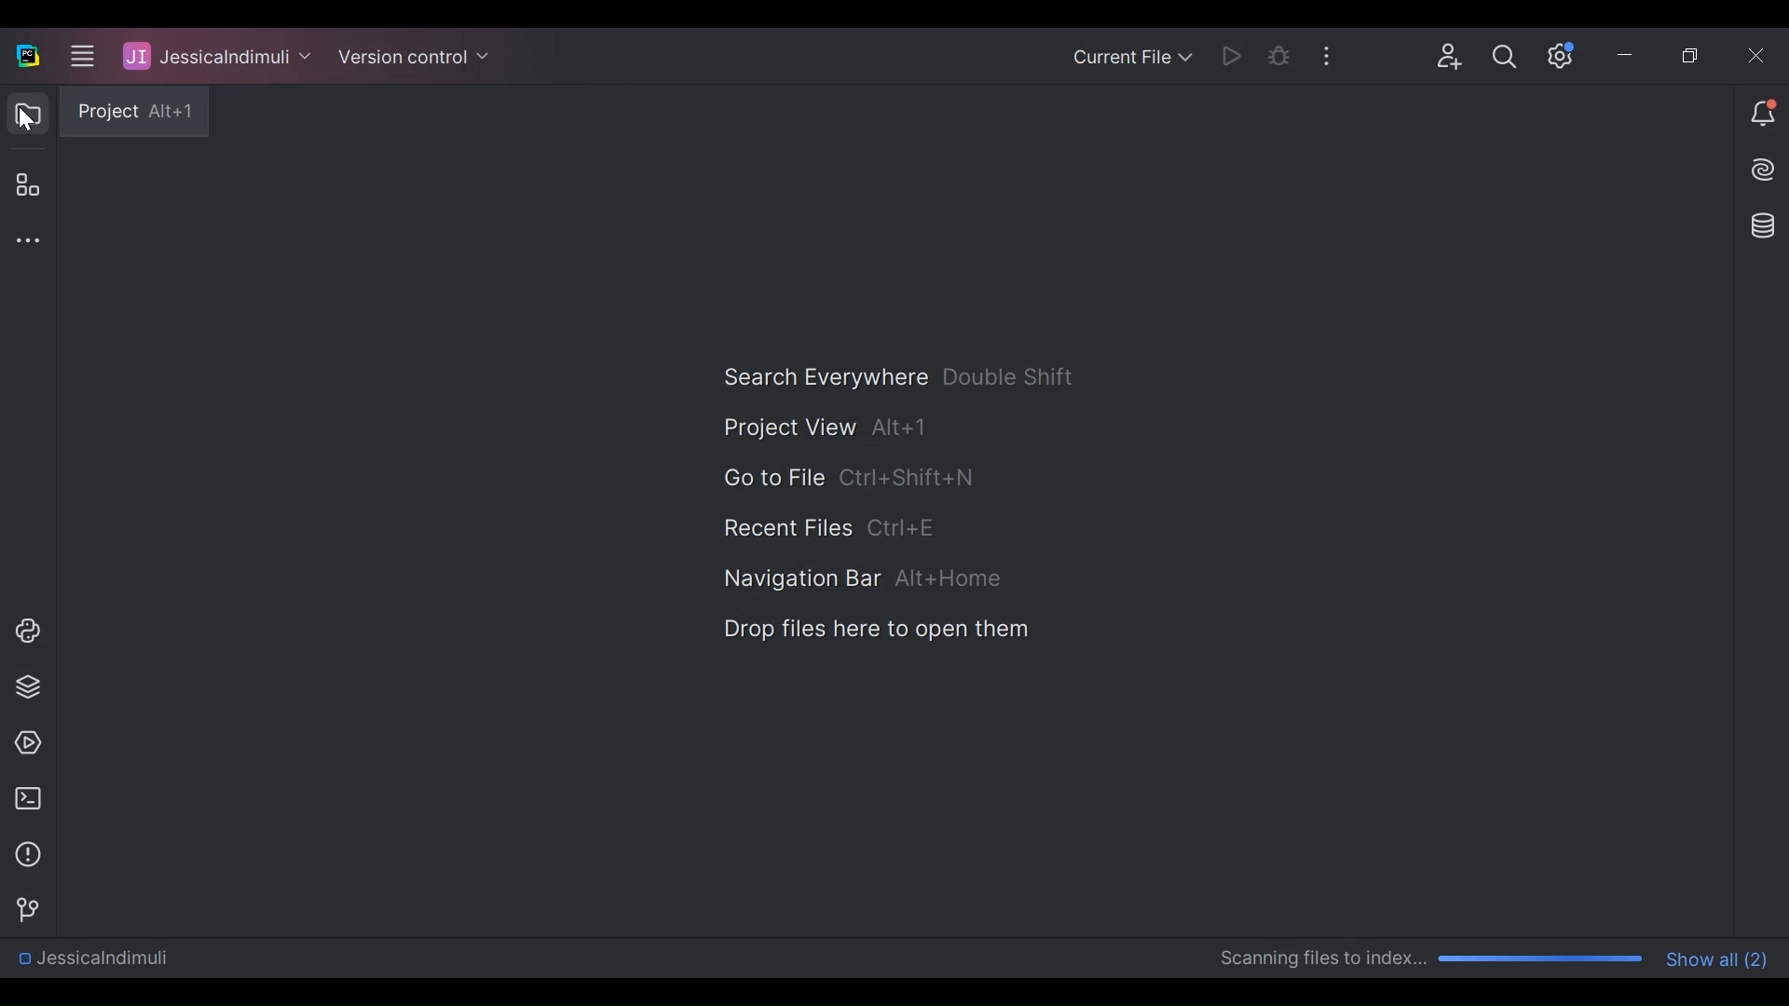  I want to click on Drop Files here to Open, so click(874, 628).